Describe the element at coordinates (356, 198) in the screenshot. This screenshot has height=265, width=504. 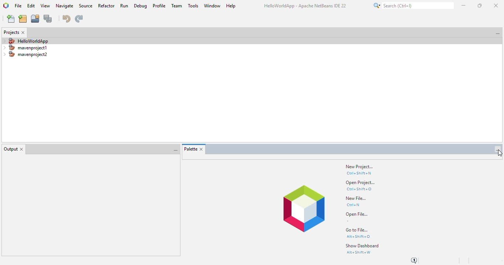
I see `new file` at that location.